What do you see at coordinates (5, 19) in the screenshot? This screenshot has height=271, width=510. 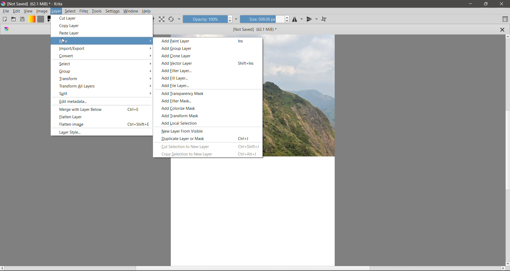 I see `Create New Document` at bounding box center [5, 19].